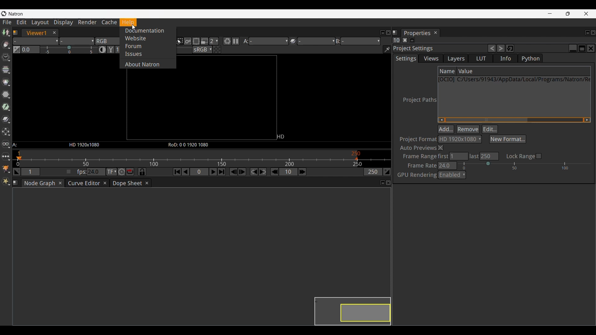 This screenshot has height=335, width=596. What do you see at coordinates (395, 33) in the screenshot?
I see `Information about pane 2` at bounding box center [395, 33].